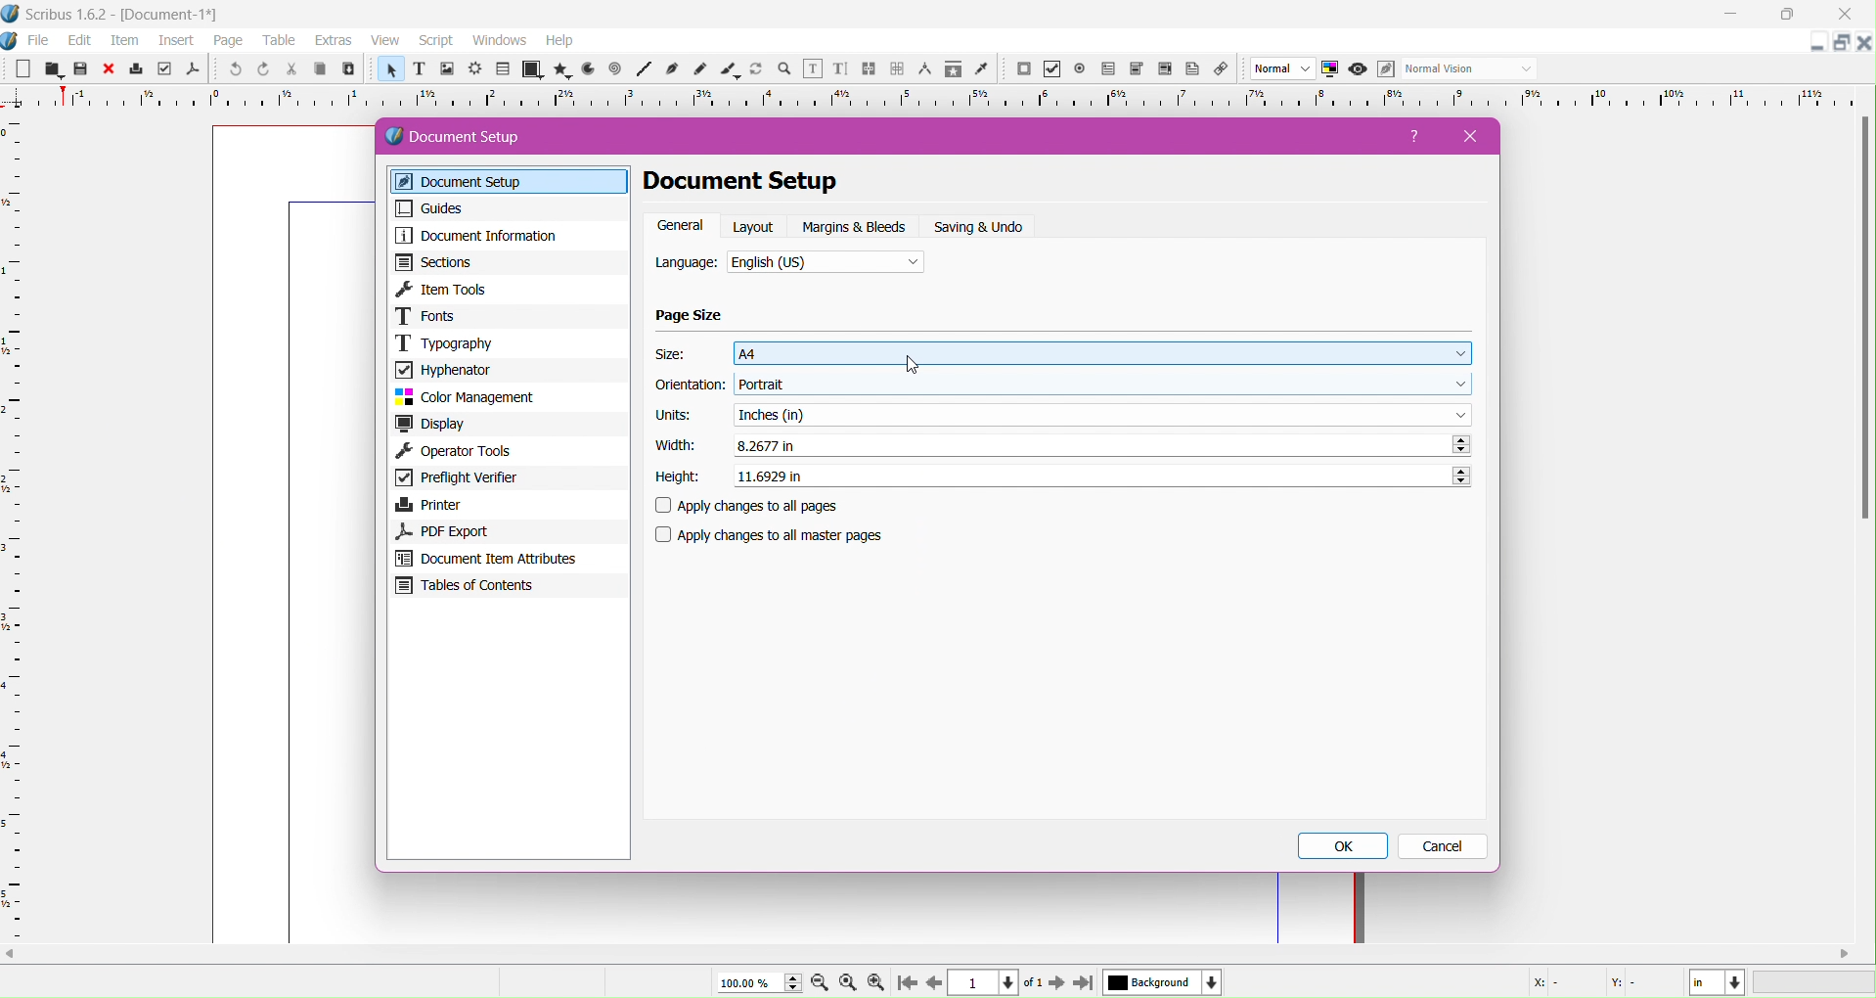 The image size is (1876, 998). I want to click on Guides, so click(505, 208).